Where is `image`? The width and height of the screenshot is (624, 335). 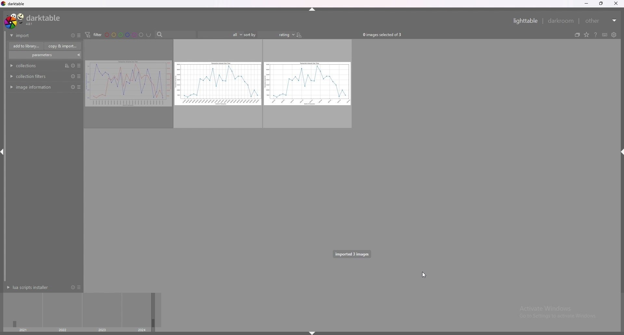
image is located at coordinates (217, 84).